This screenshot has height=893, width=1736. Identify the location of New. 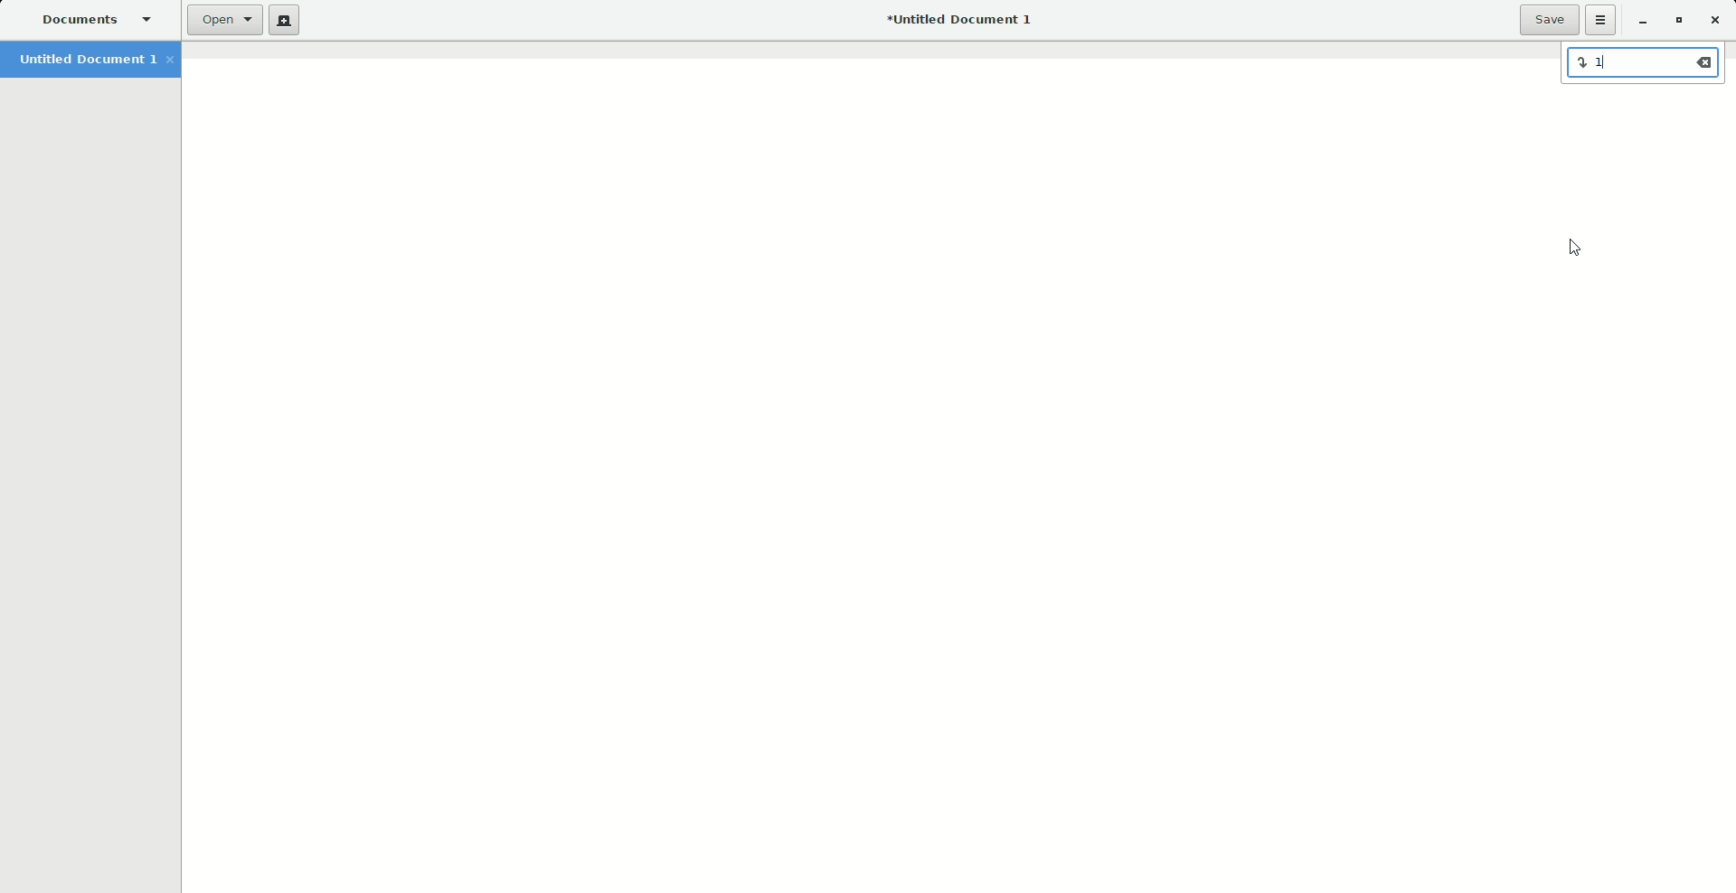
(288, 22).